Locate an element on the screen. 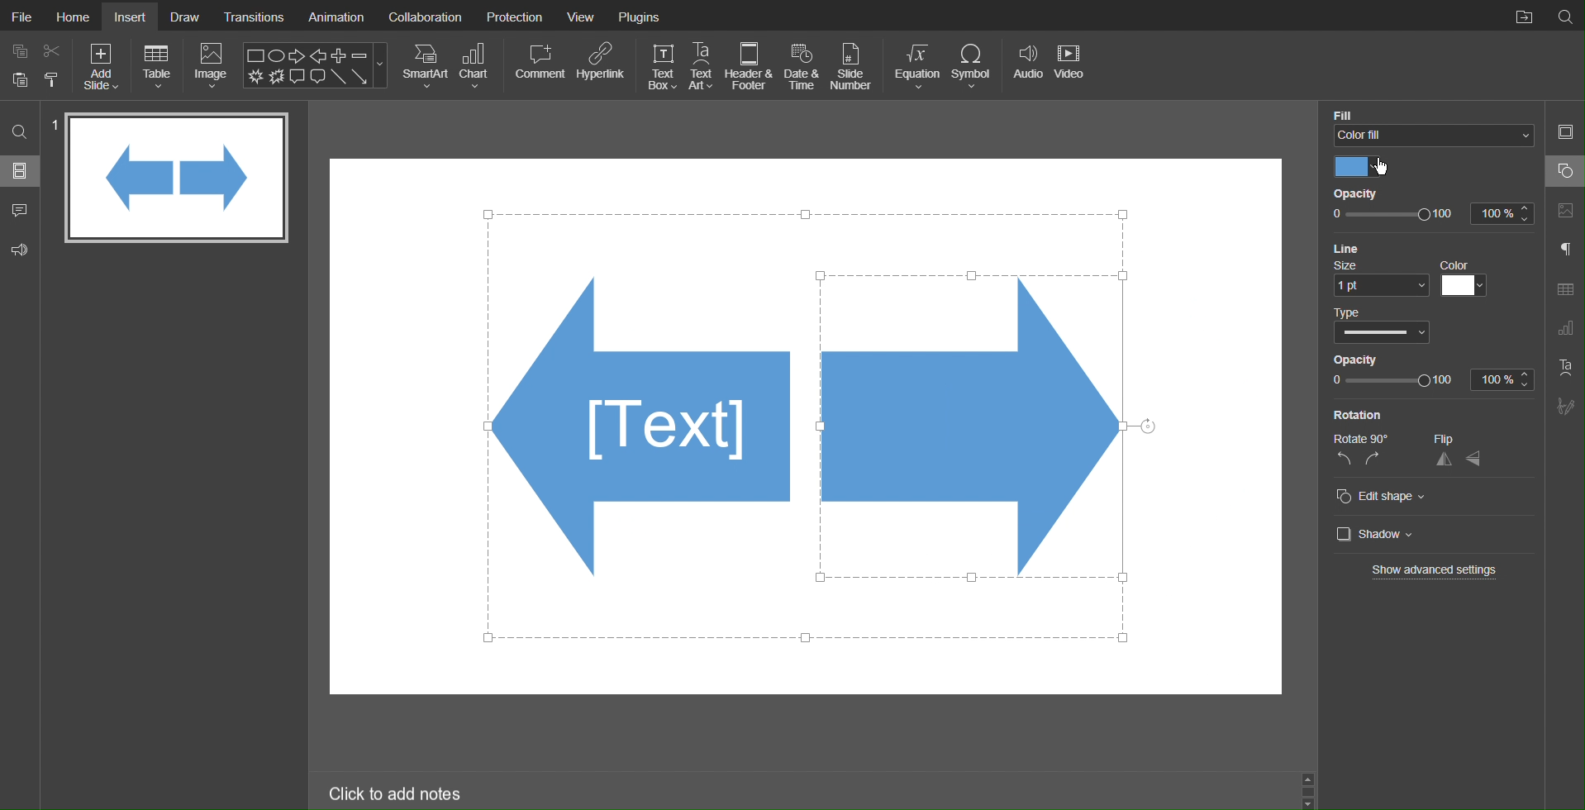 The height and width of the screenshot is (810, 1585). Selected Arrow is located at coordinates (980, 439).